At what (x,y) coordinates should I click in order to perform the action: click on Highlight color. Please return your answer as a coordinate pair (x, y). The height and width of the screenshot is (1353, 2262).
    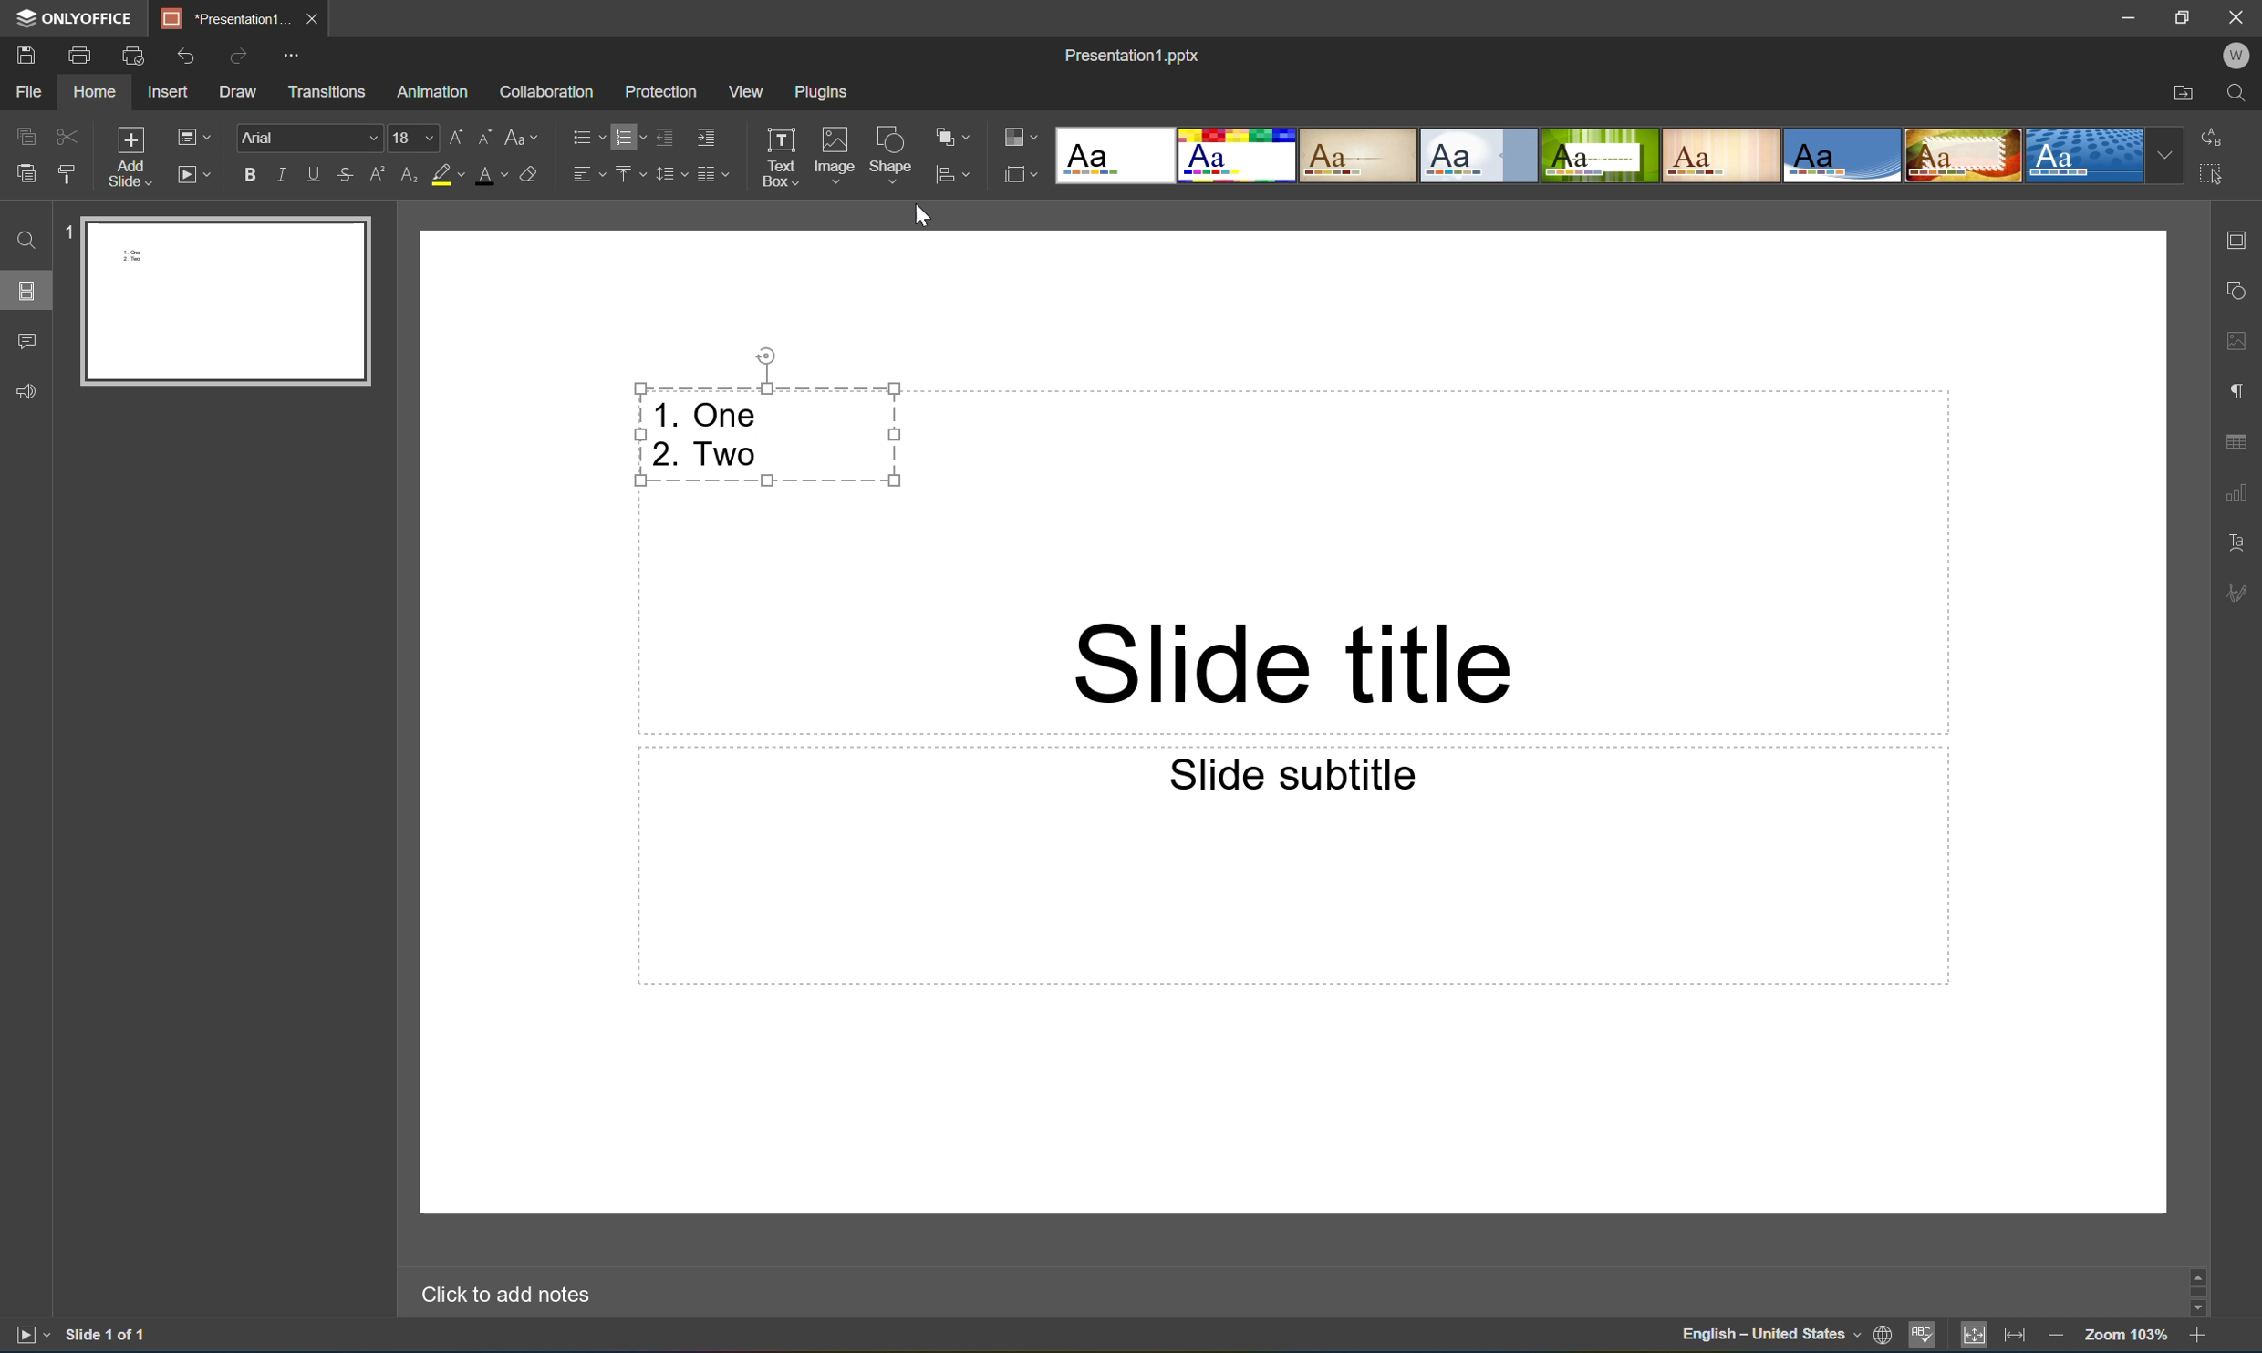
    Looking at the image, I should click on (446, 171).